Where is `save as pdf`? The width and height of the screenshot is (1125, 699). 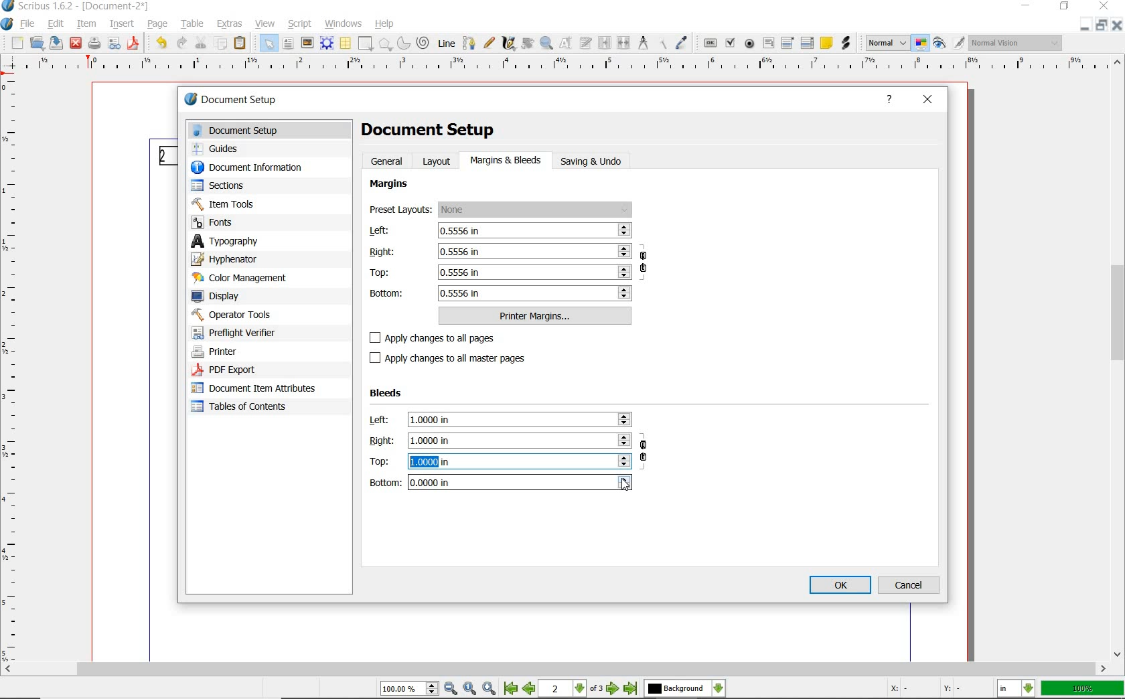
save as pdf is located at coordinates (133, 44).